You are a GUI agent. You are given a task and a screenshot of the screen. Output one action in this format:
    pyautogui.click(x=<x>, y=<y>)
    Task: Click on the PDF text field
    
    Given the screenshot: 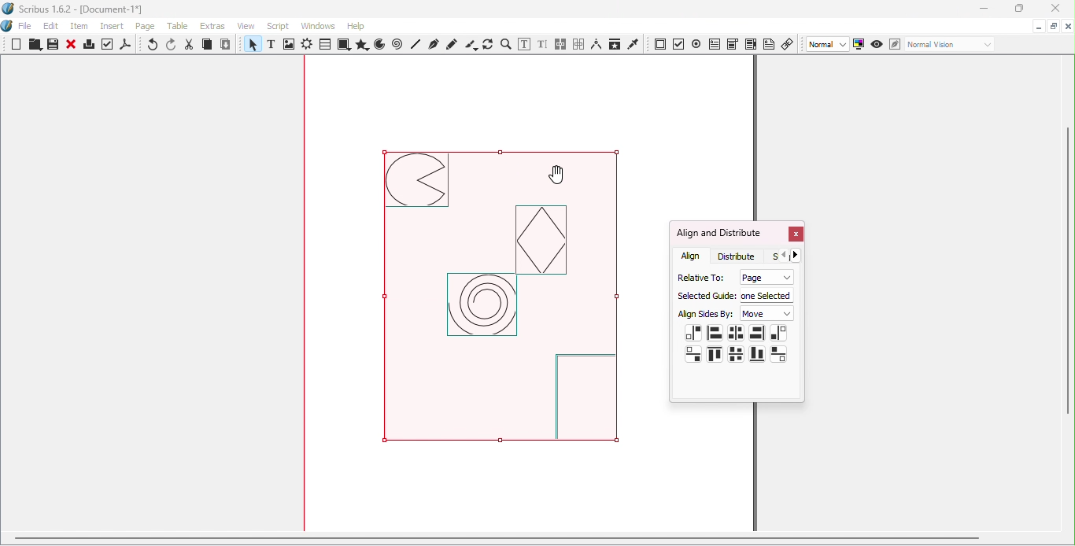 What is the action you would take?
    pyautogui.click(x=714, y=42)
    